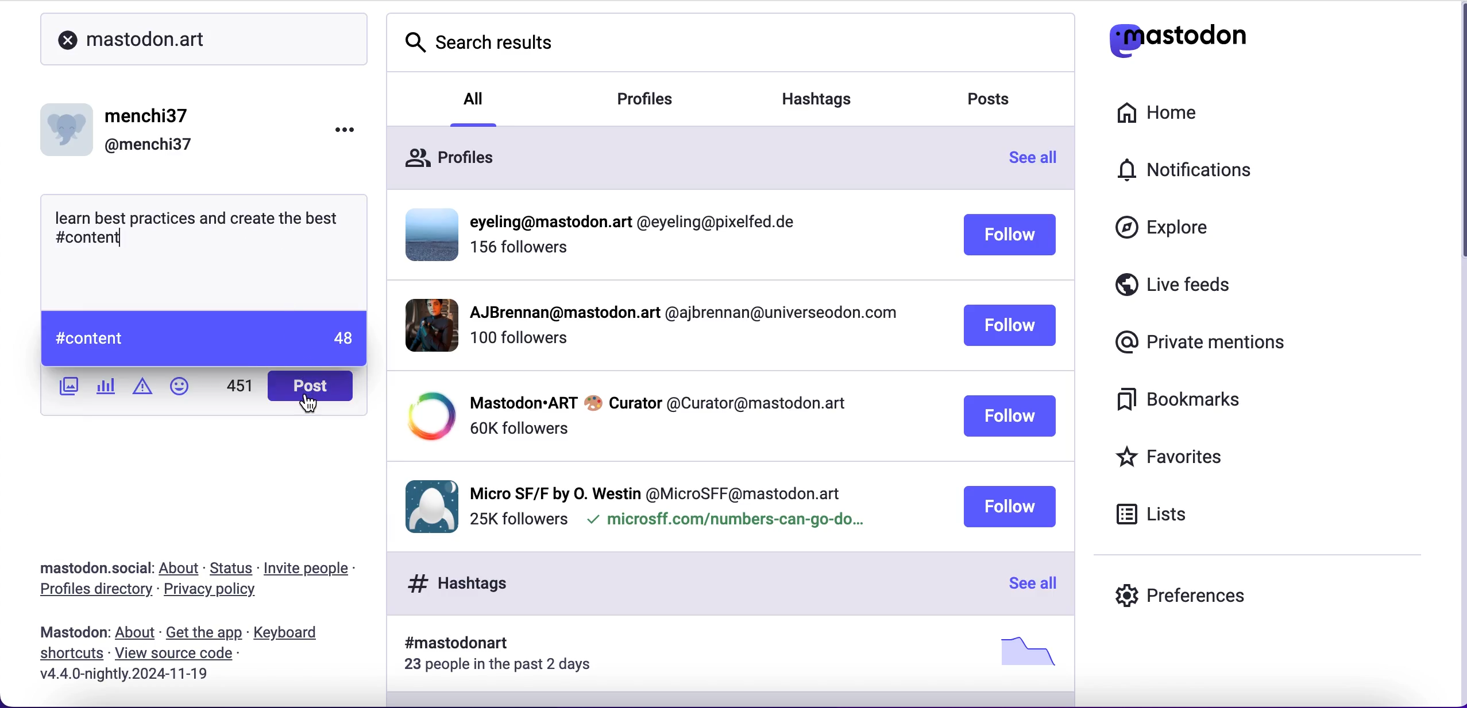 The height and width of the screenshot is (708, 1467). Describe the element at coordinates (1196, 343) in the screenshot. I see `private mentions` at that location.